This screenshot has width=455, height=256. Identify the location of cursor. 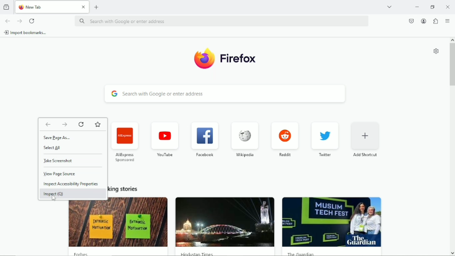
(53, 200).